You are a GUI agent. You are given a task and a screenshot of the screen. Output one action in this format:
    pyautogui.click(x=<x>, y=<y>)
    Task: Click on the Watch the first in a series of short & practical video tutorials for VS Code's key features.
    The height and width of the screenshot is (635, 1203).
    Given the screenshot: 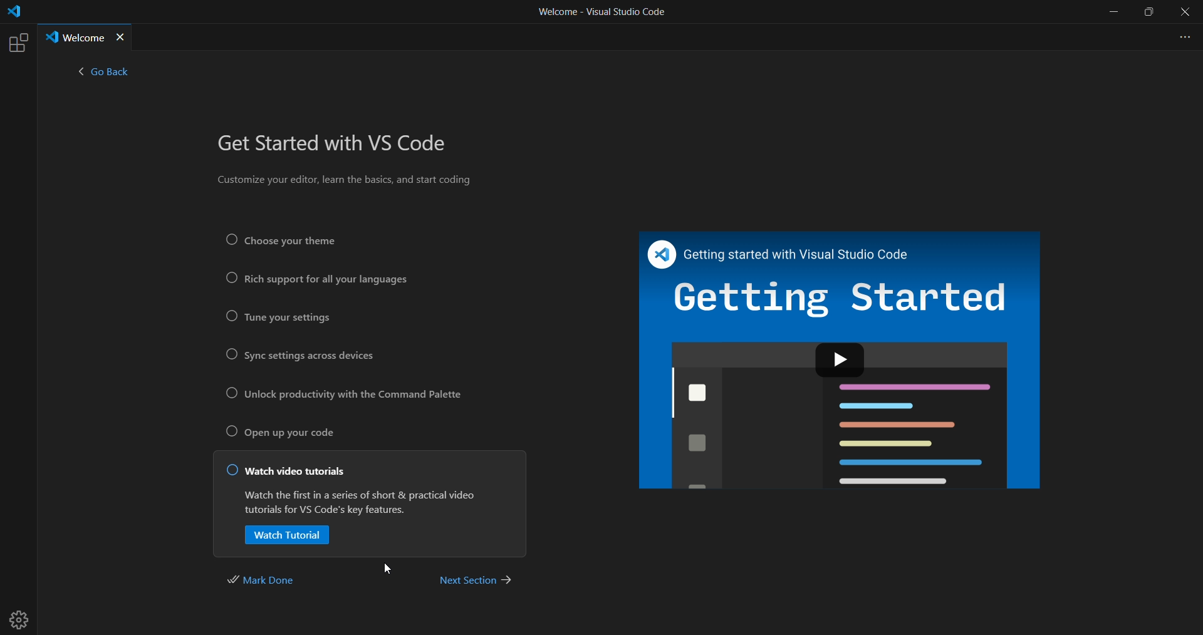 What is the action you would take?
    pyautogui.click(x=365, y=501)
    